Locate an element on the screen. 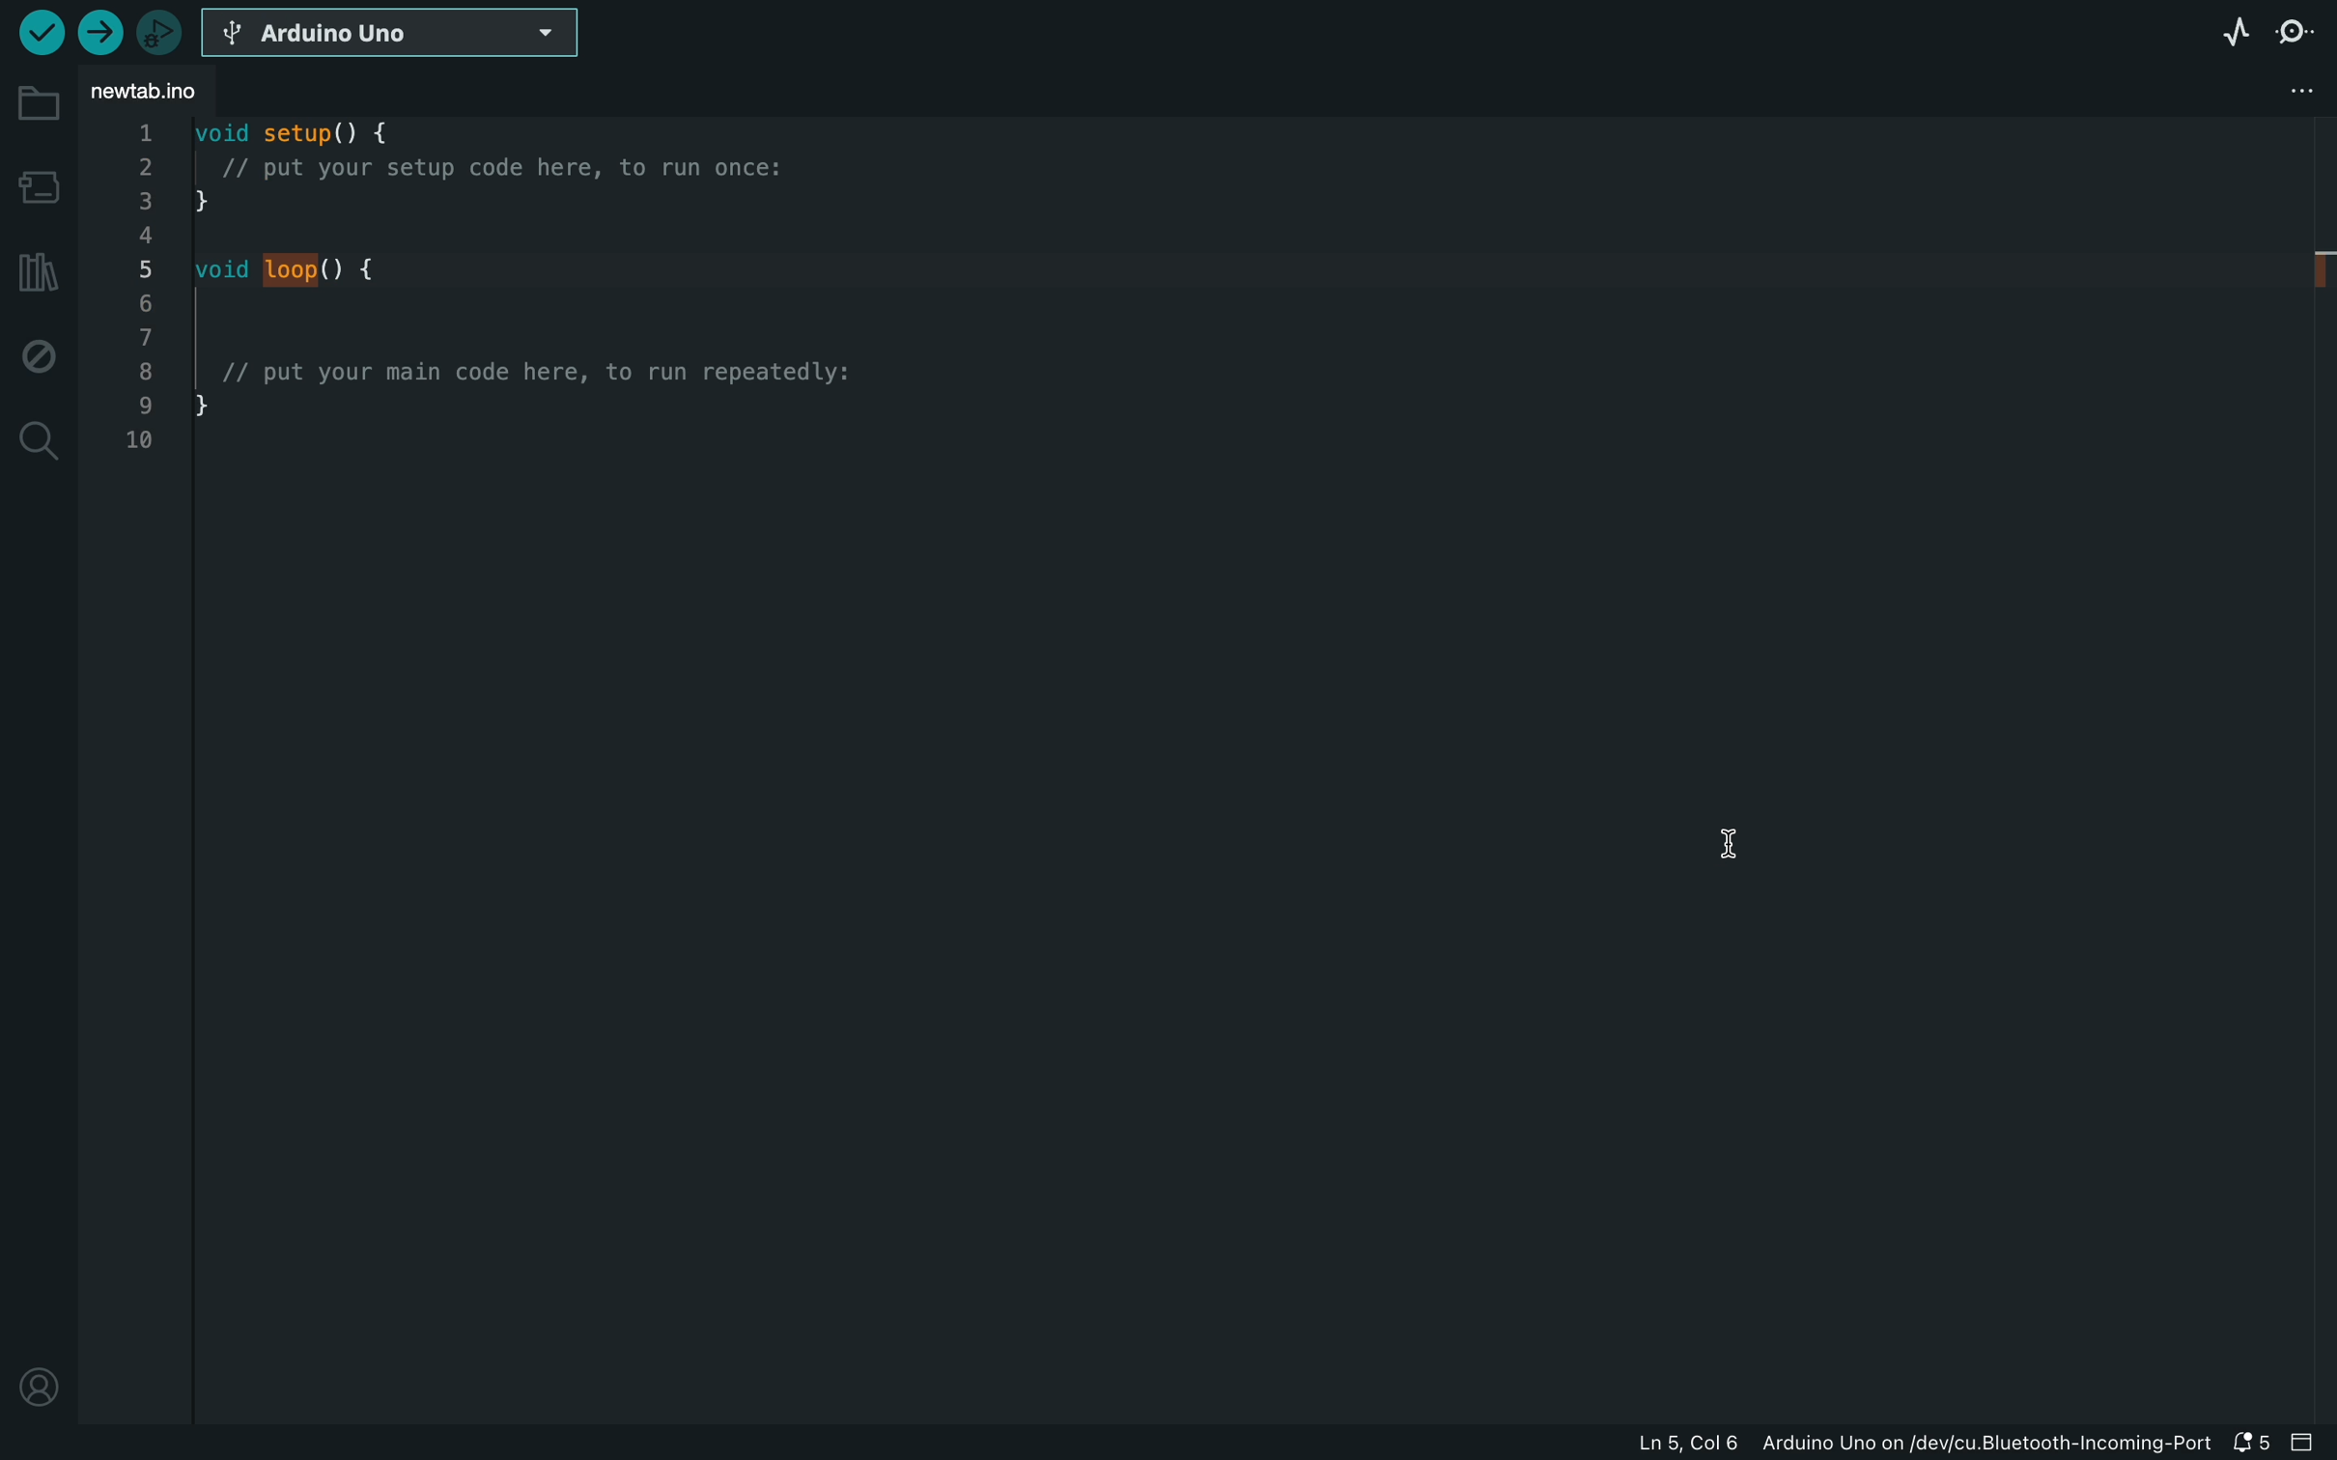 The height and width of the screenshot is (1460, 2337). upload is located at coordinates (102, 31).